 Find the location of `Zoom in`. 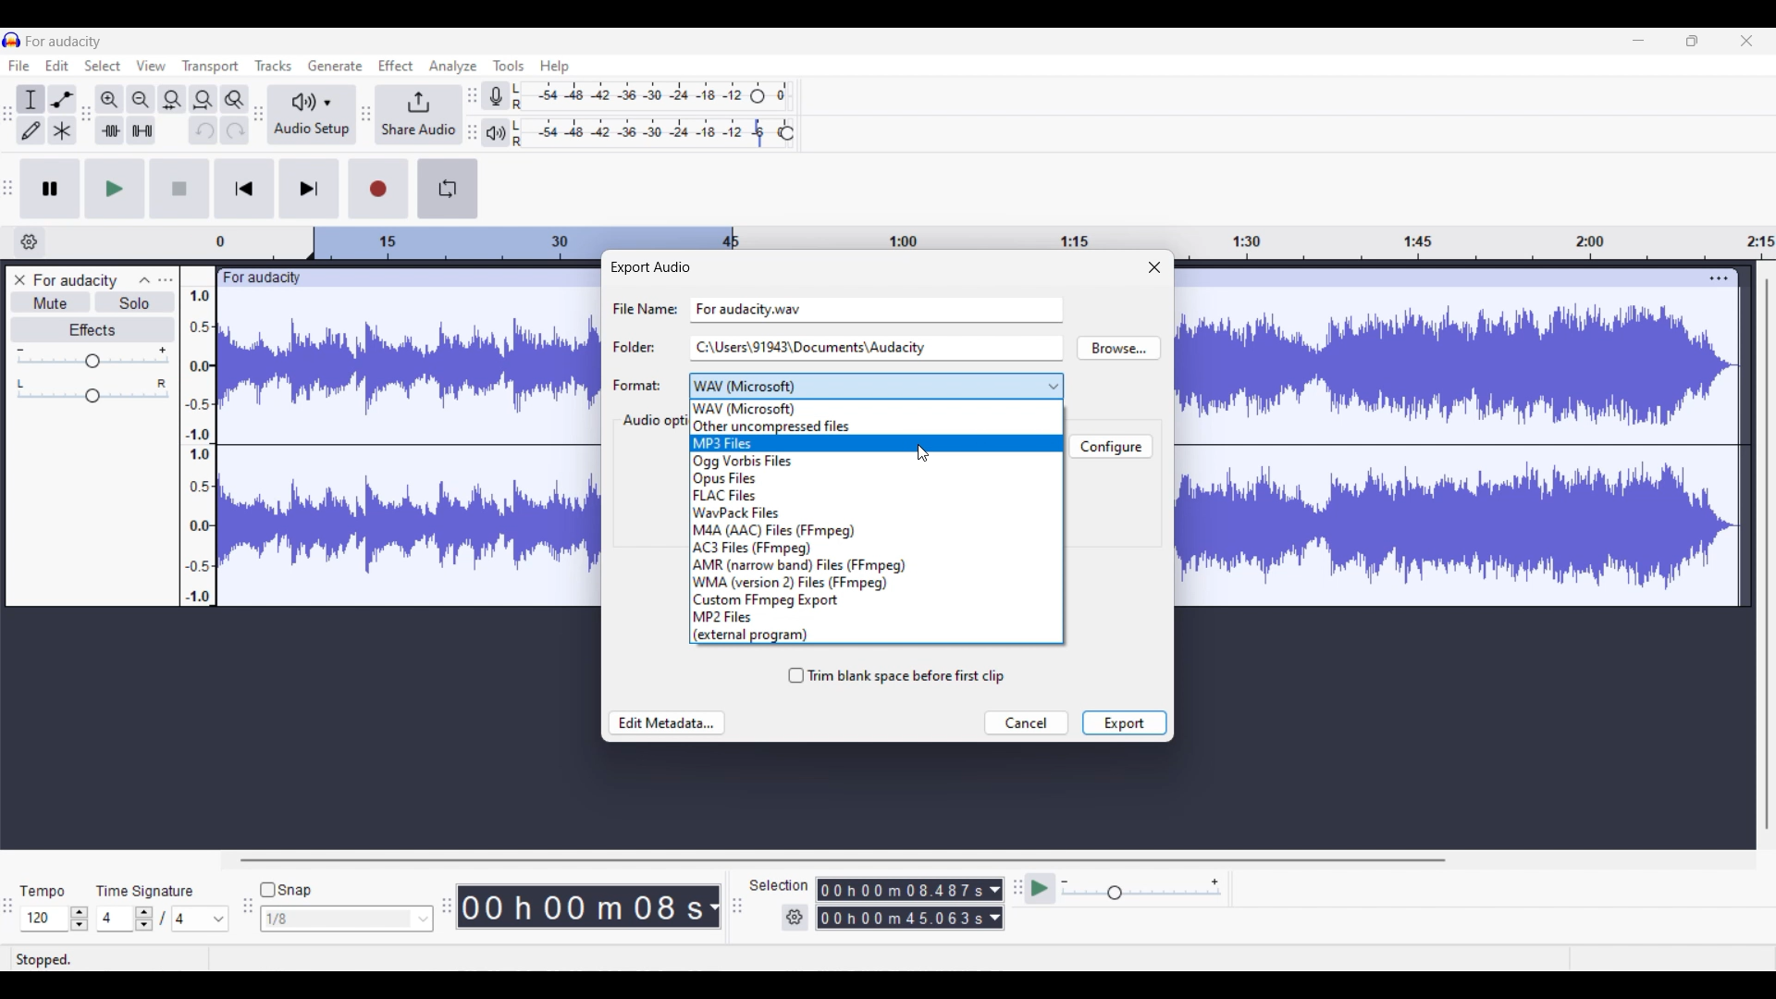

Zoom in is located at coordinates (109, 100).